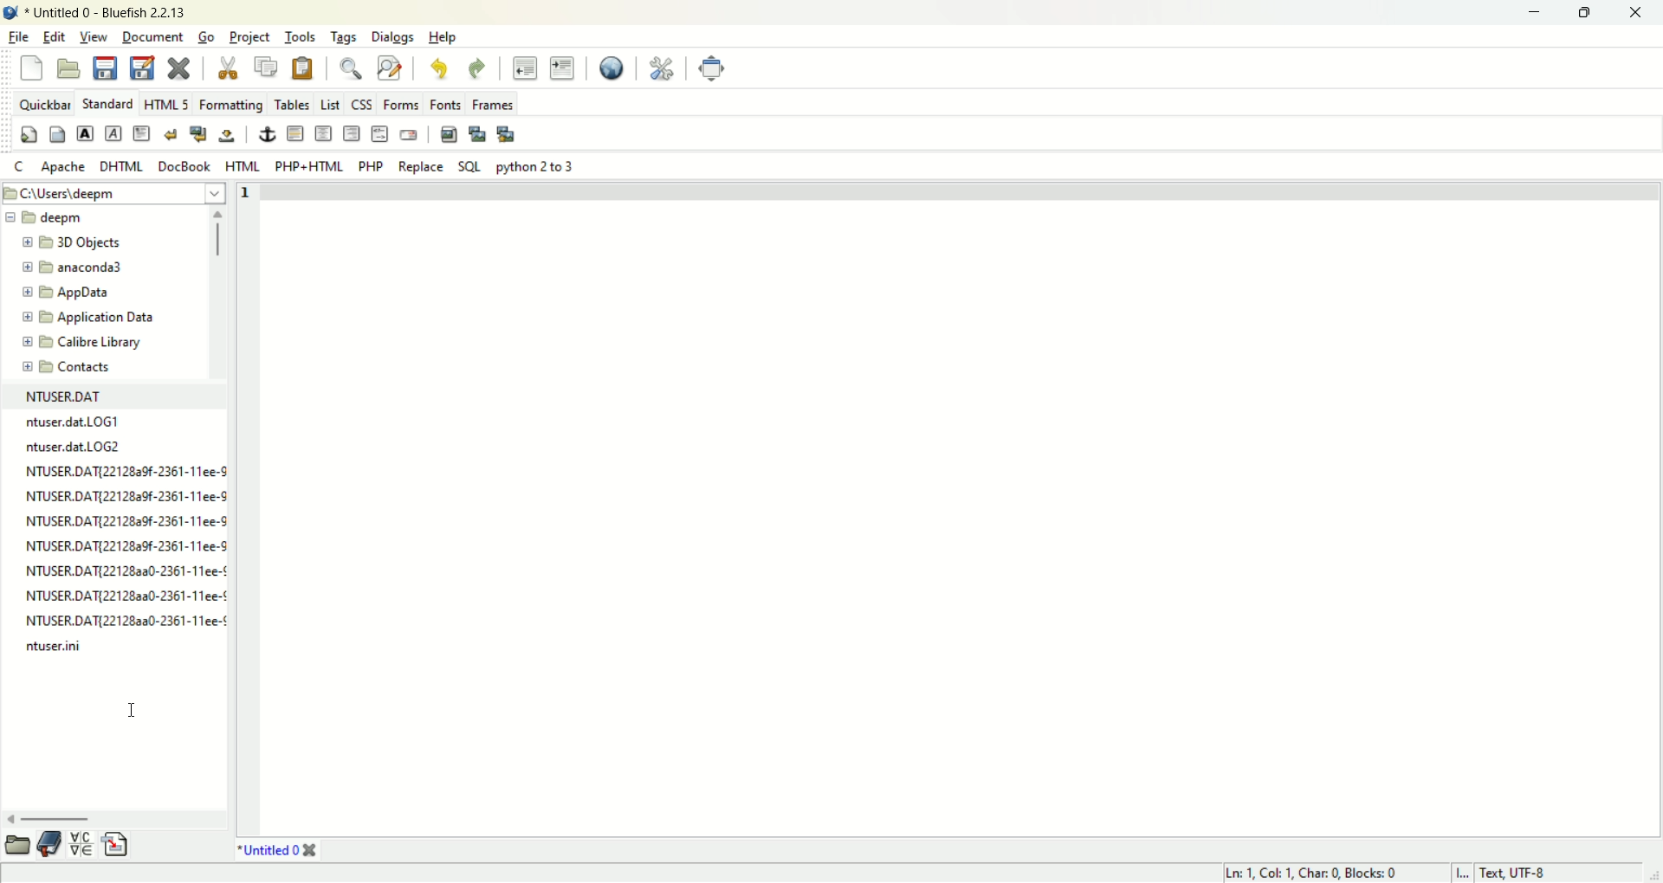  Describe the element at coordinates (103, 11) in the screenshot. I see `document name` at that location.